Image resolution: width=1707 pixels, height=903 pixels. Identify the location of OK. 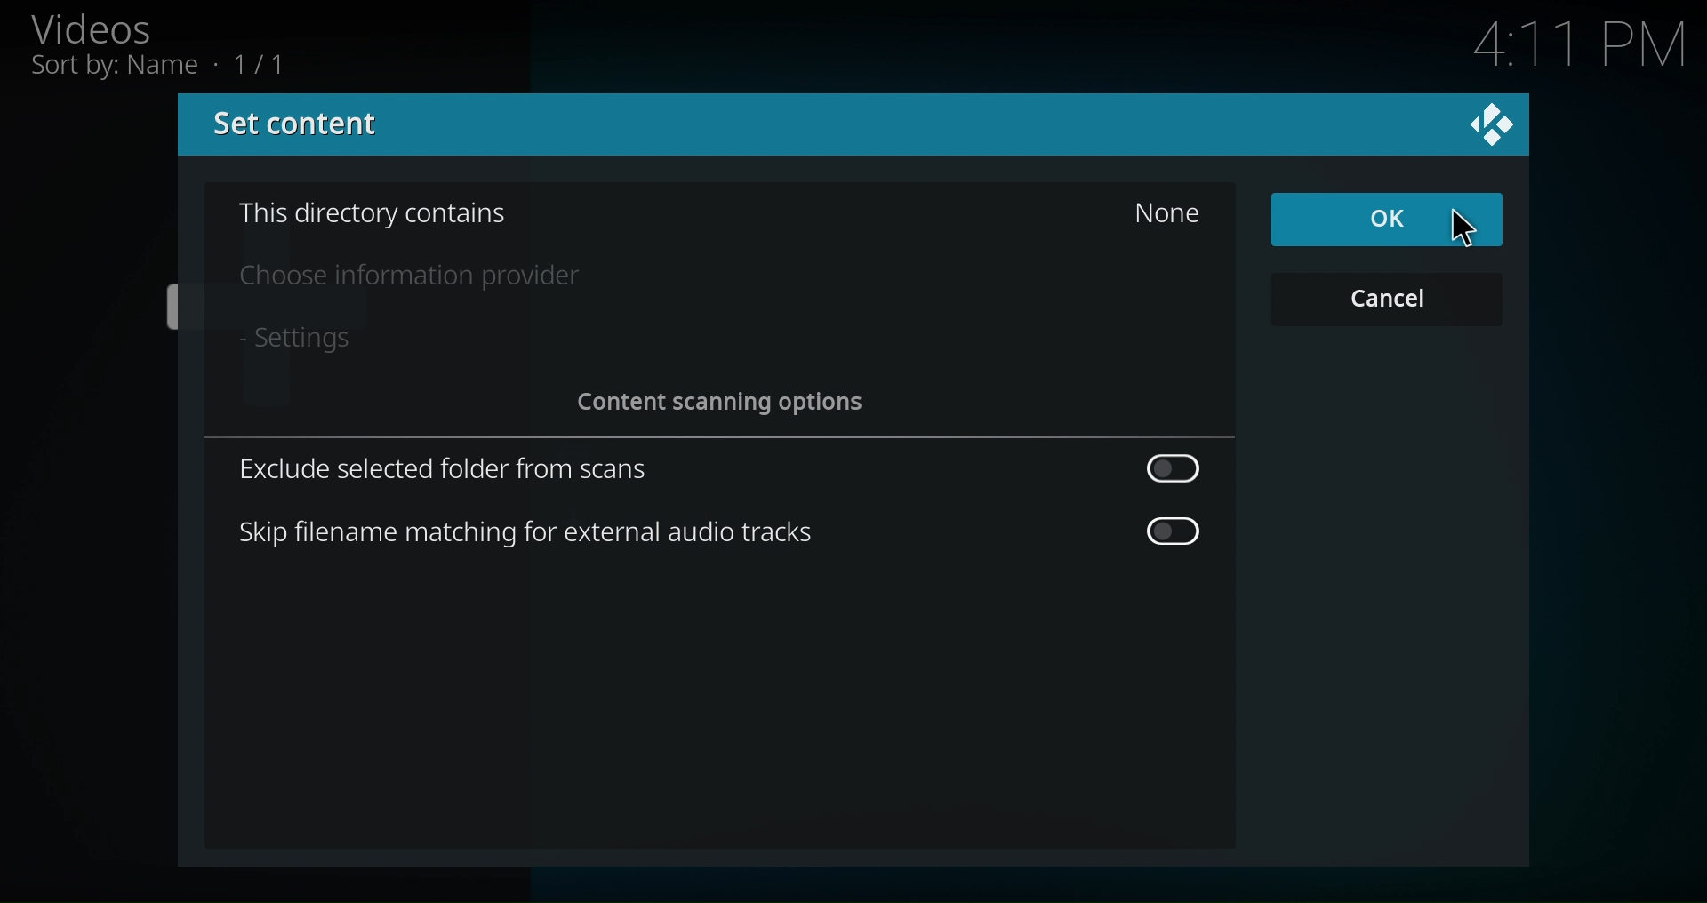
(1385, 219).